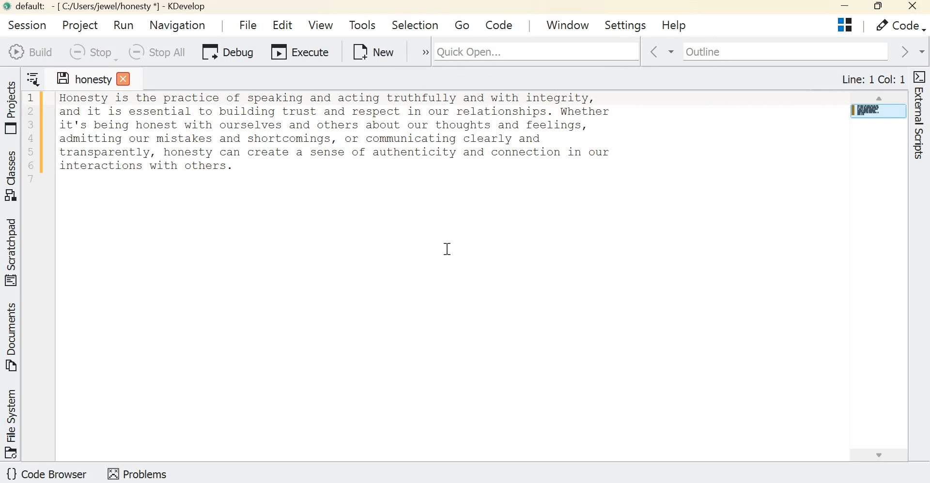 This screenshot has height=483, width=930. What do you see at coordinates (603, 50) in the screenshot?
I see `Search for files, classes, functions and more, allowing you to quickly navigate in your source code` at bounding box center [603, 50].